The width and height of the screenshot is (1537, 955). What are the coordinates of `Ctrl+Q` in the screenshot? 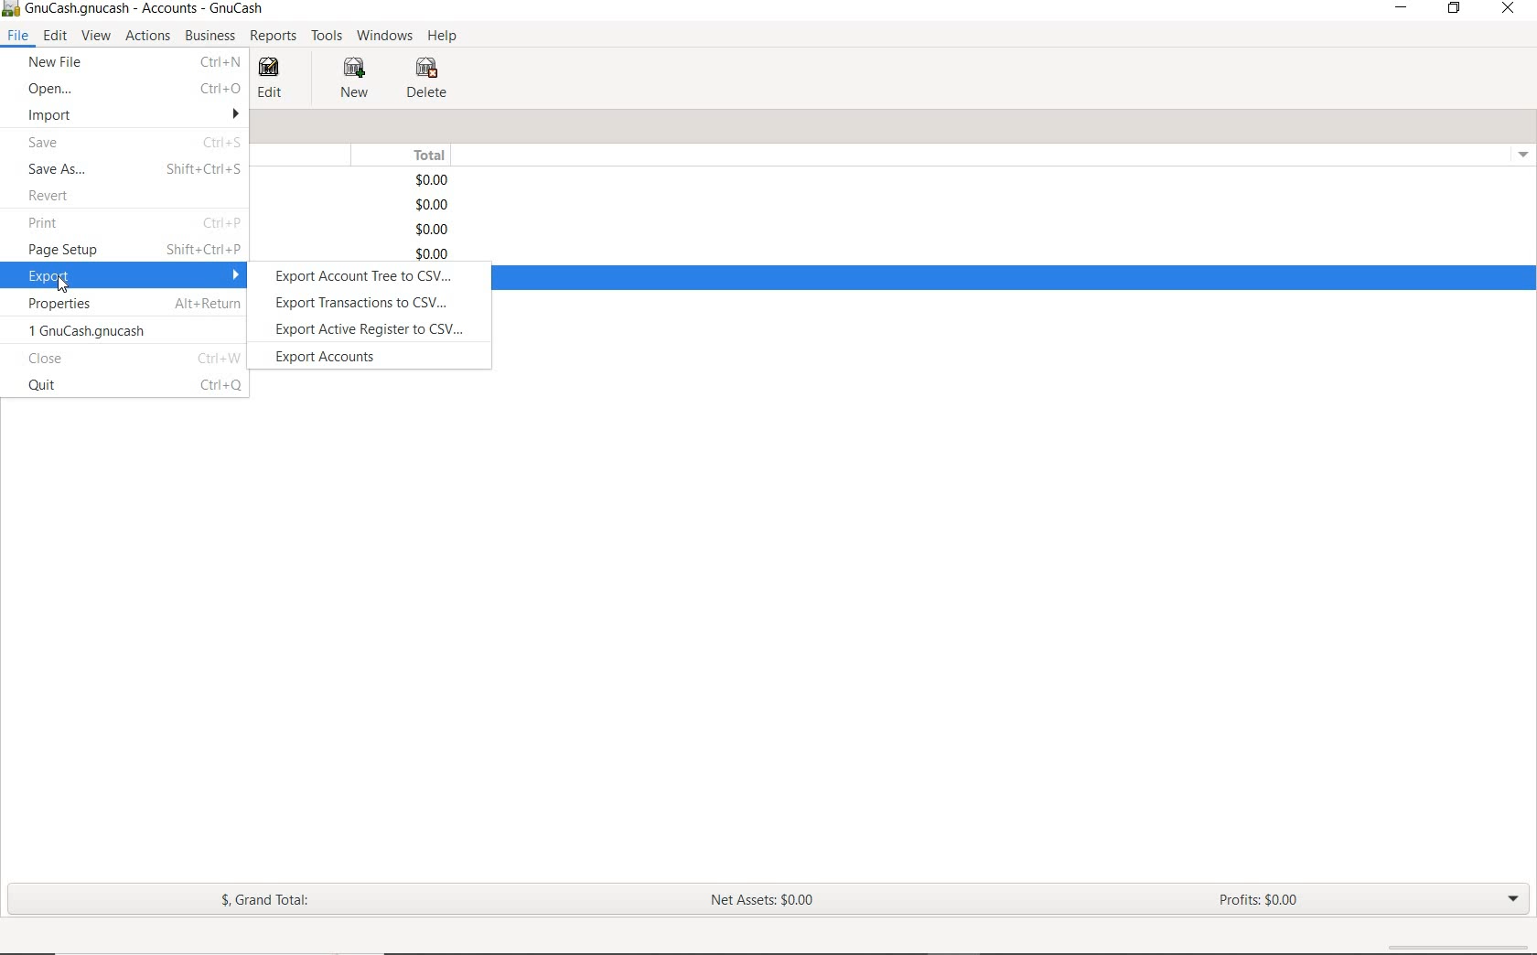 It's located at (219, 385).